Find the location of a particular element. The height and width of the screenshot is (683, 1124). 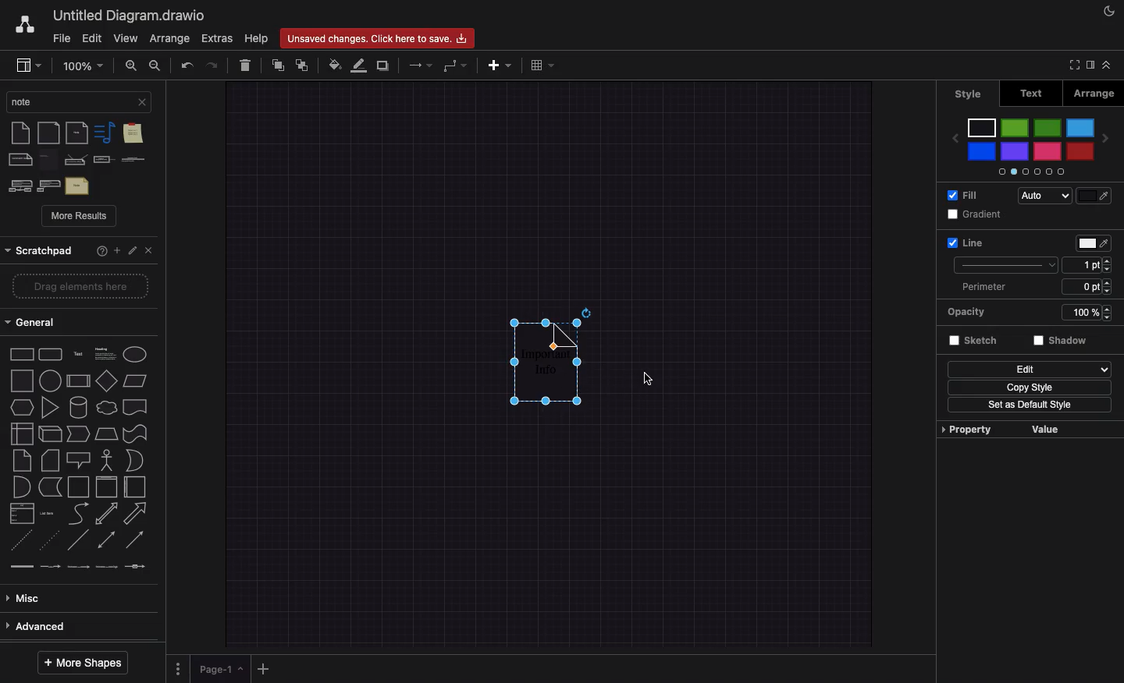

decrease line width is located at coordinates (1108, 271).